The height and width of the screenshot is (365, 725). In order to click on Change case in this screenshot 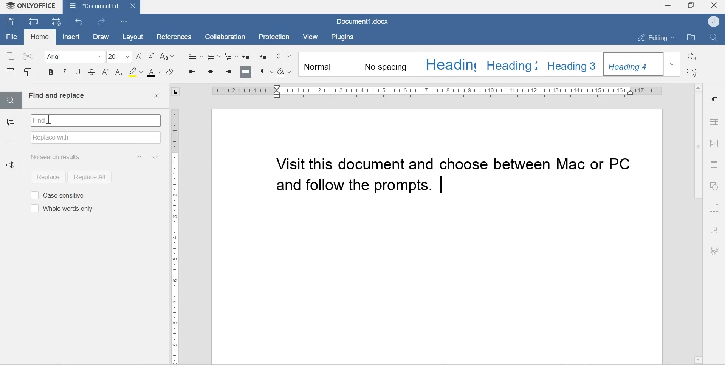, I will do `click(168, 57)`.